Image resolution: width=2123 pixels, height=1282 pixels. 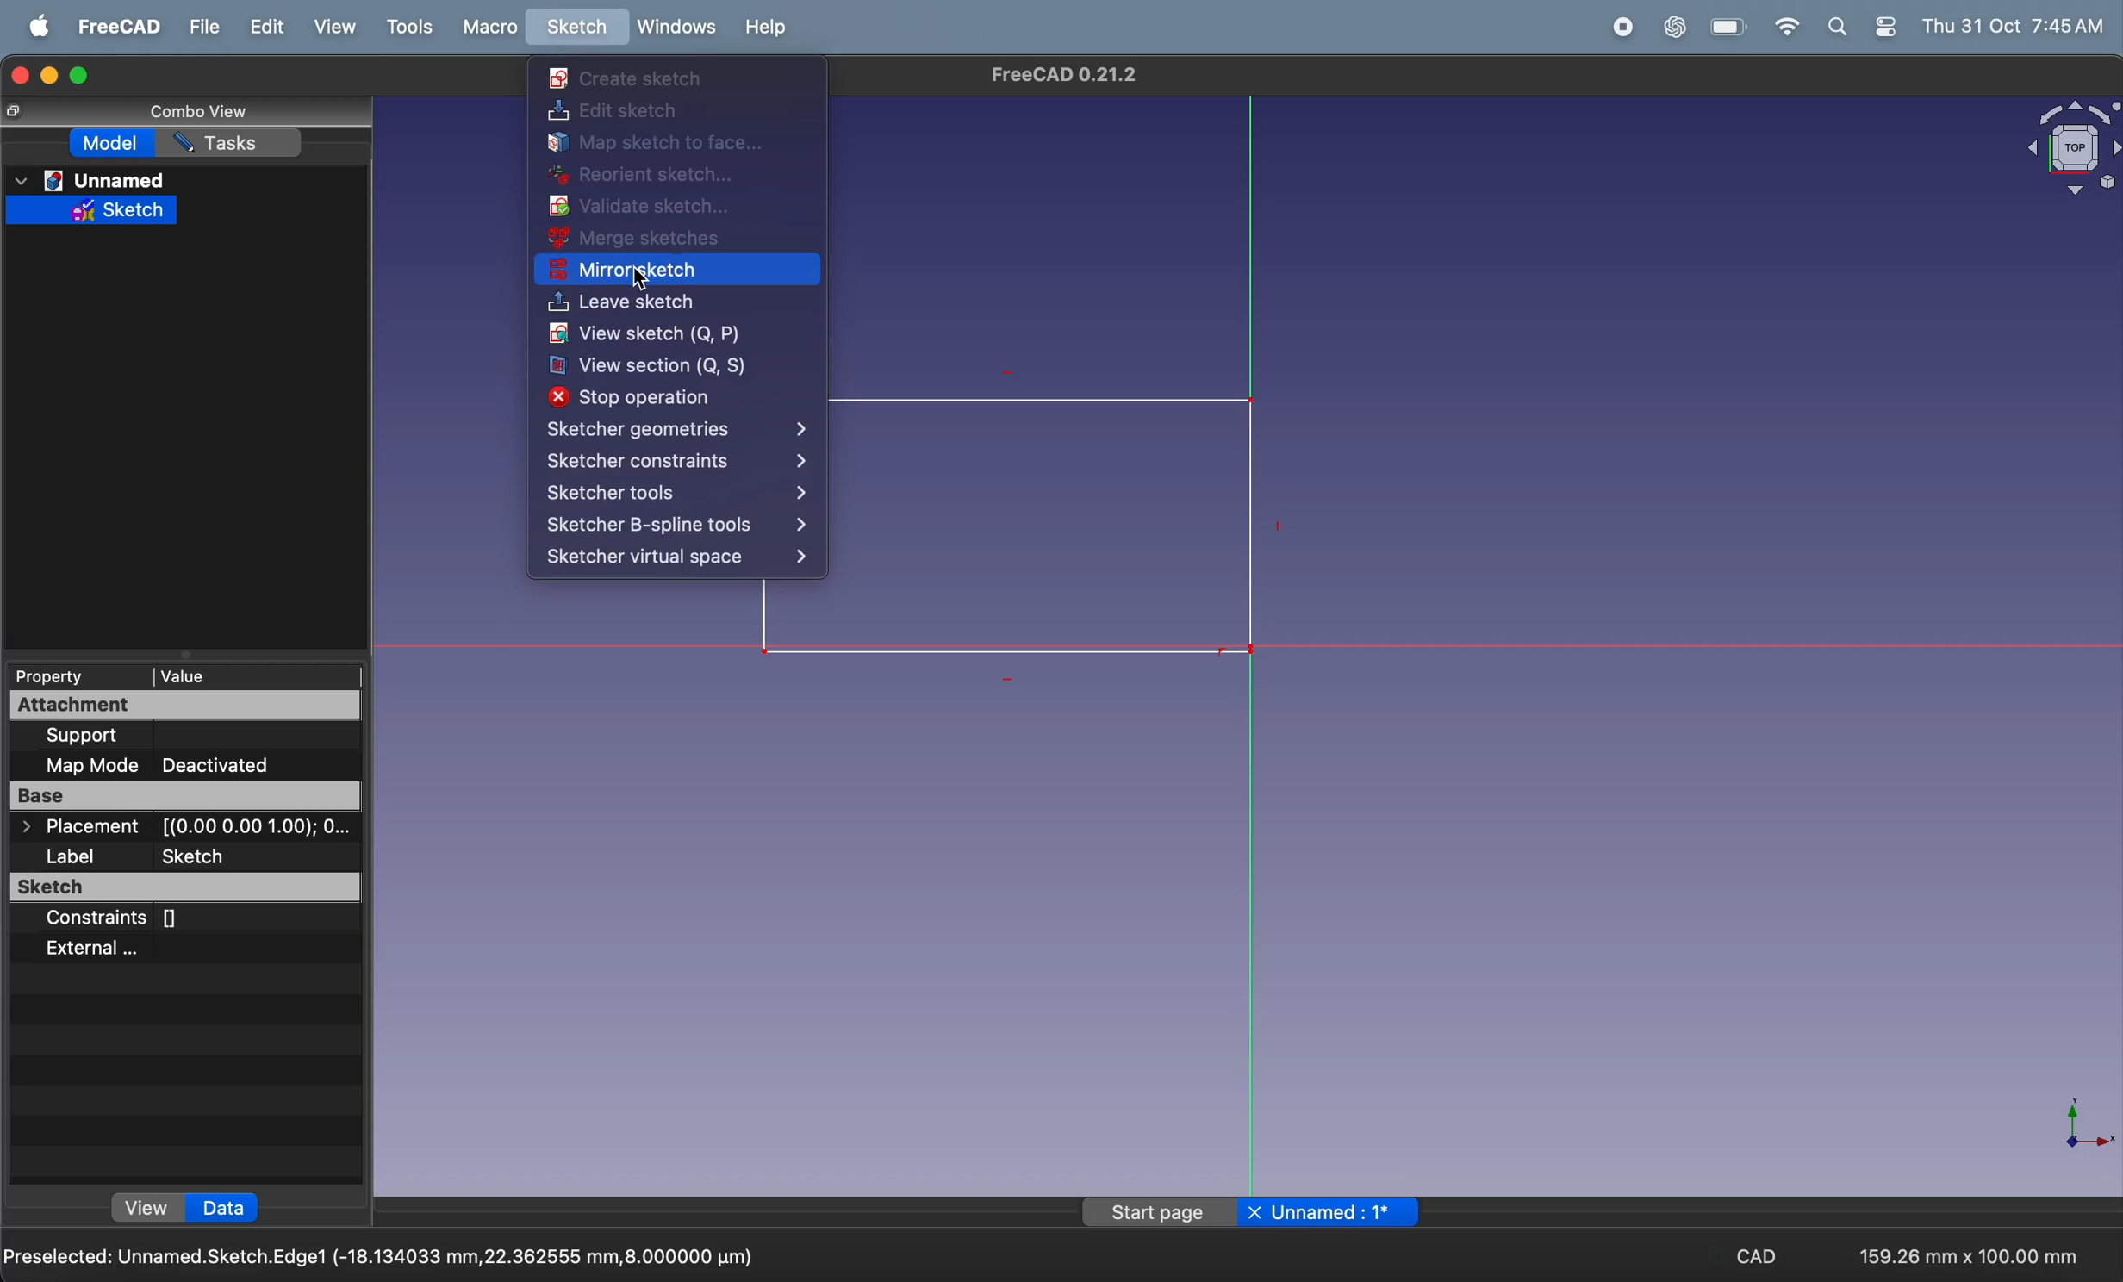 What do you see at coordinates (117, 146) in the screenshot?
I see `model` at bounding box center [117, 146].